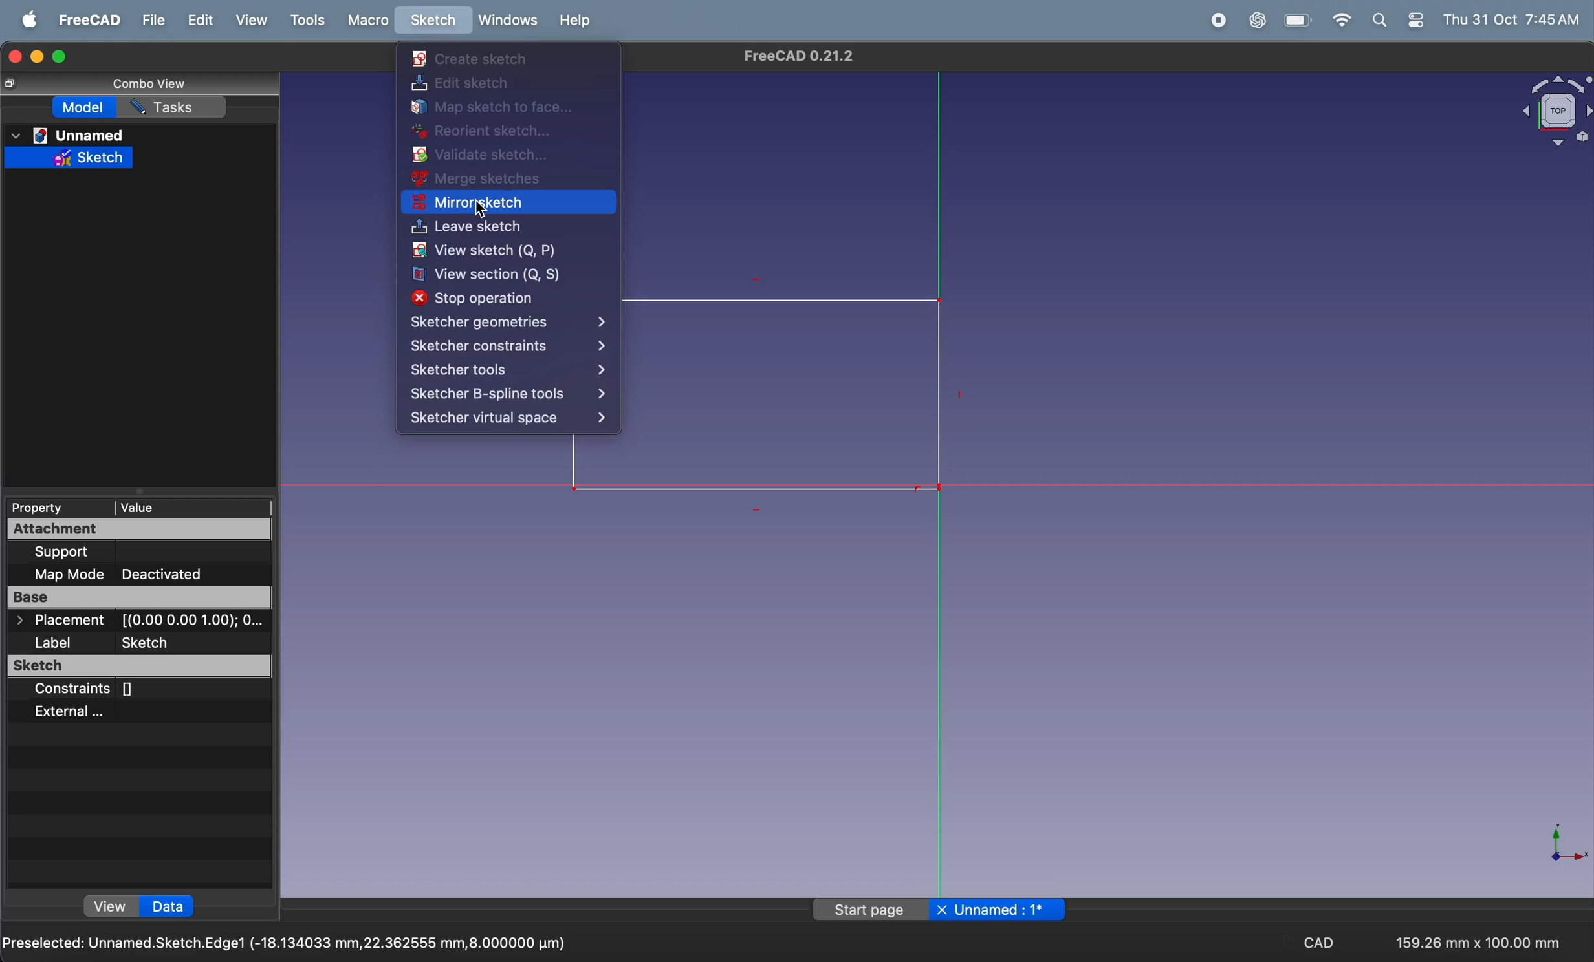 Image resolution: width=1594 pixels, height=962 pixels. What do you see at coordinates (499, 106) in the screenshot?
I see `amp sketch to face` at bounding box center [499, 106].